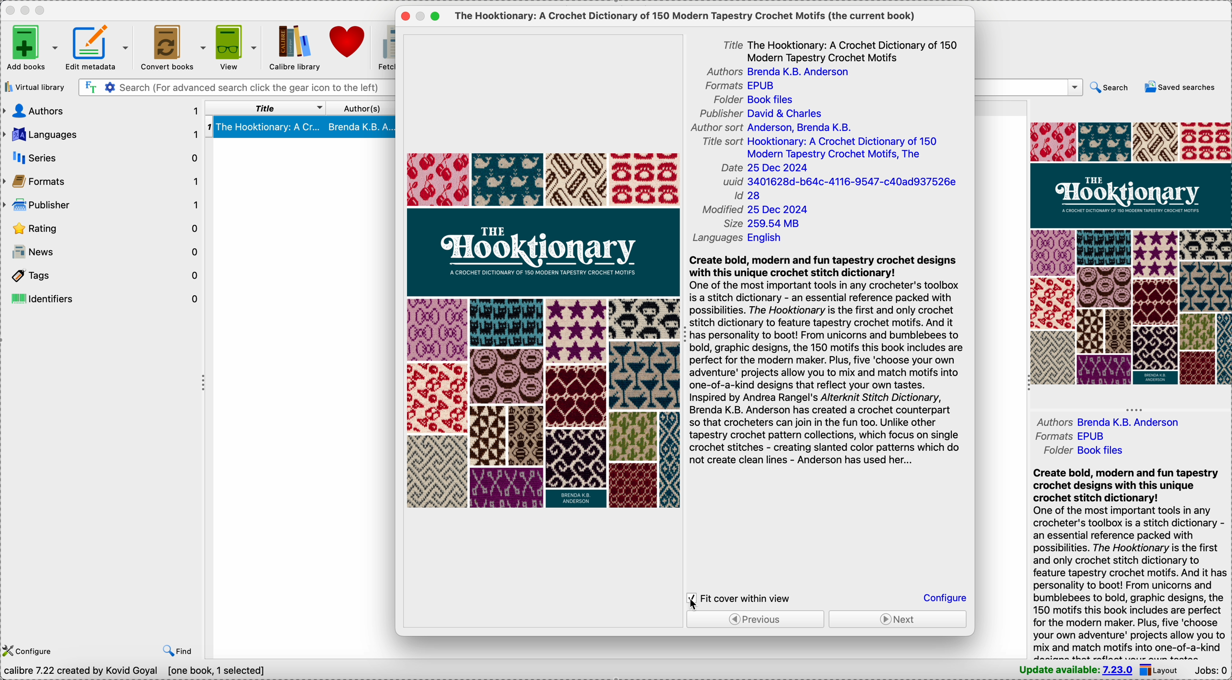 This screenshot has width=1232, height=680. Describe the element at coordinates (745, 85) in the screenshot. I see `formats` at that location.